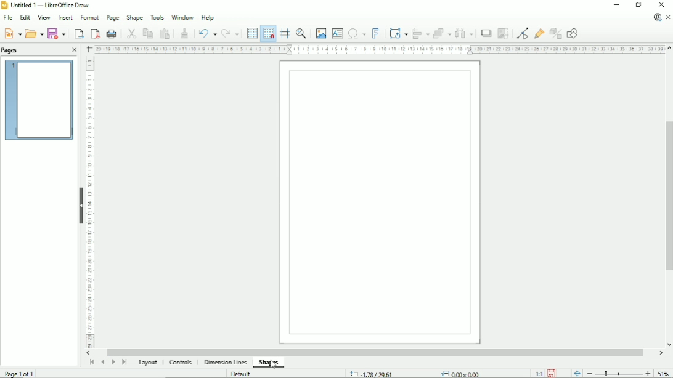 The width and height of the screenshot is (673, 378). What do you see at coordinates (89, 353) in the screenshot?
I see `Horizontal scroll button` at bounding box center [89, 353].